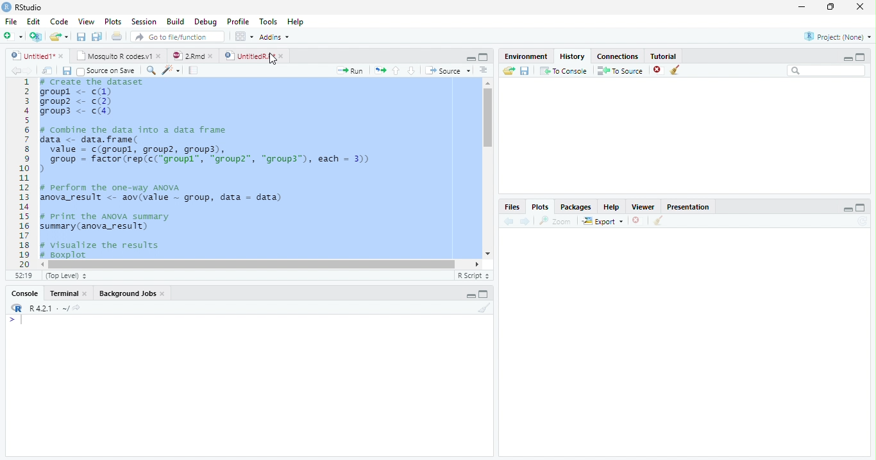 The width and height of the screenshot is (876, 460). Describe the element at coordinates (69, 72) in the screenshot. I see `Save all` at that location.